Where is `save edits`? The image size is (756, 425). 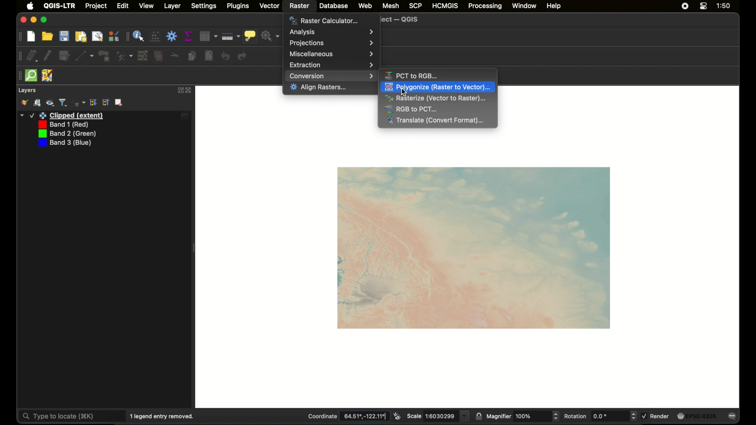 save edits is located at coordinates (64, 56).